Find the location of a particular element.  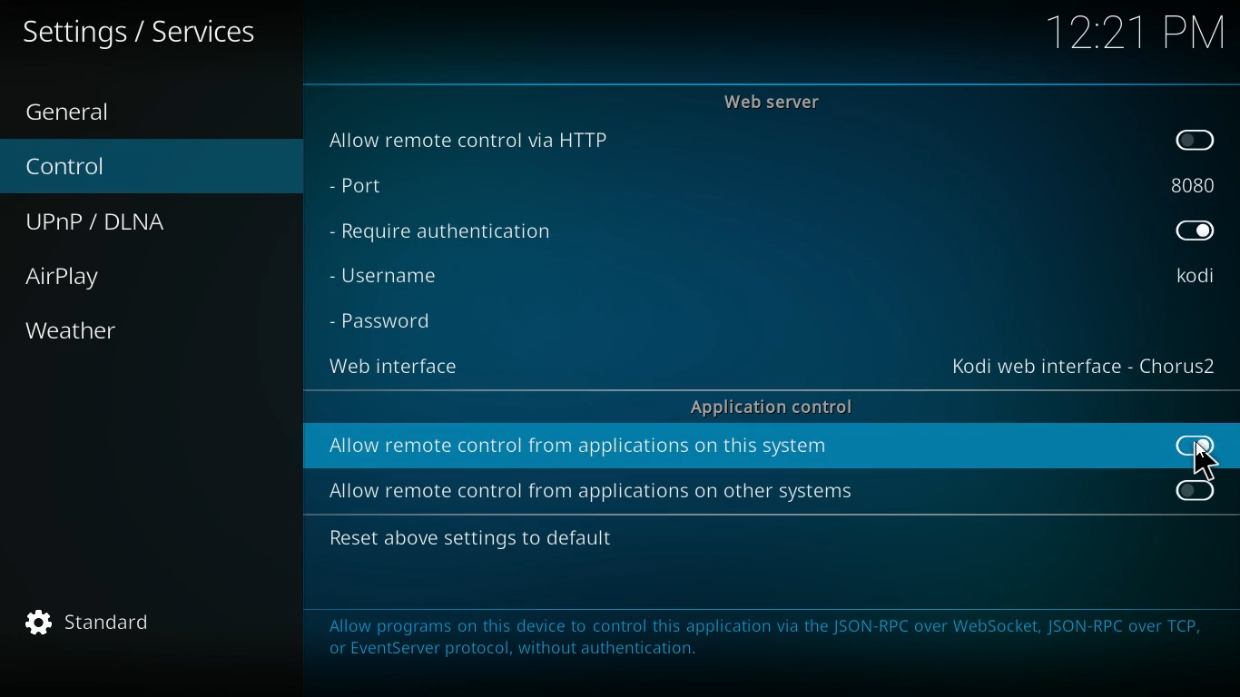

web interface is located at coordinates (1082, 365).